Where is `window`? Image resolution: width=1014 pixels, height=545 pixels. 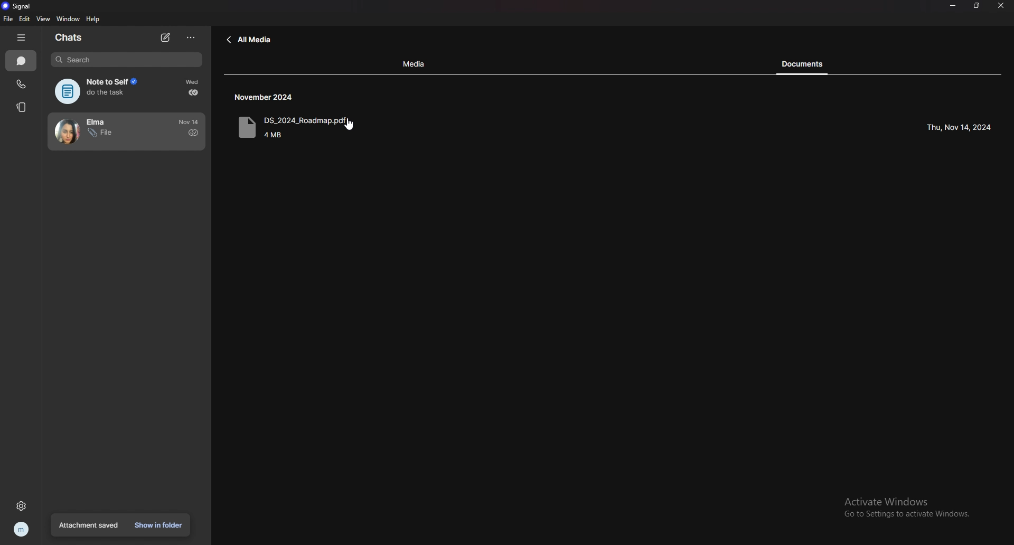
window is located at coordinates (68, 18).